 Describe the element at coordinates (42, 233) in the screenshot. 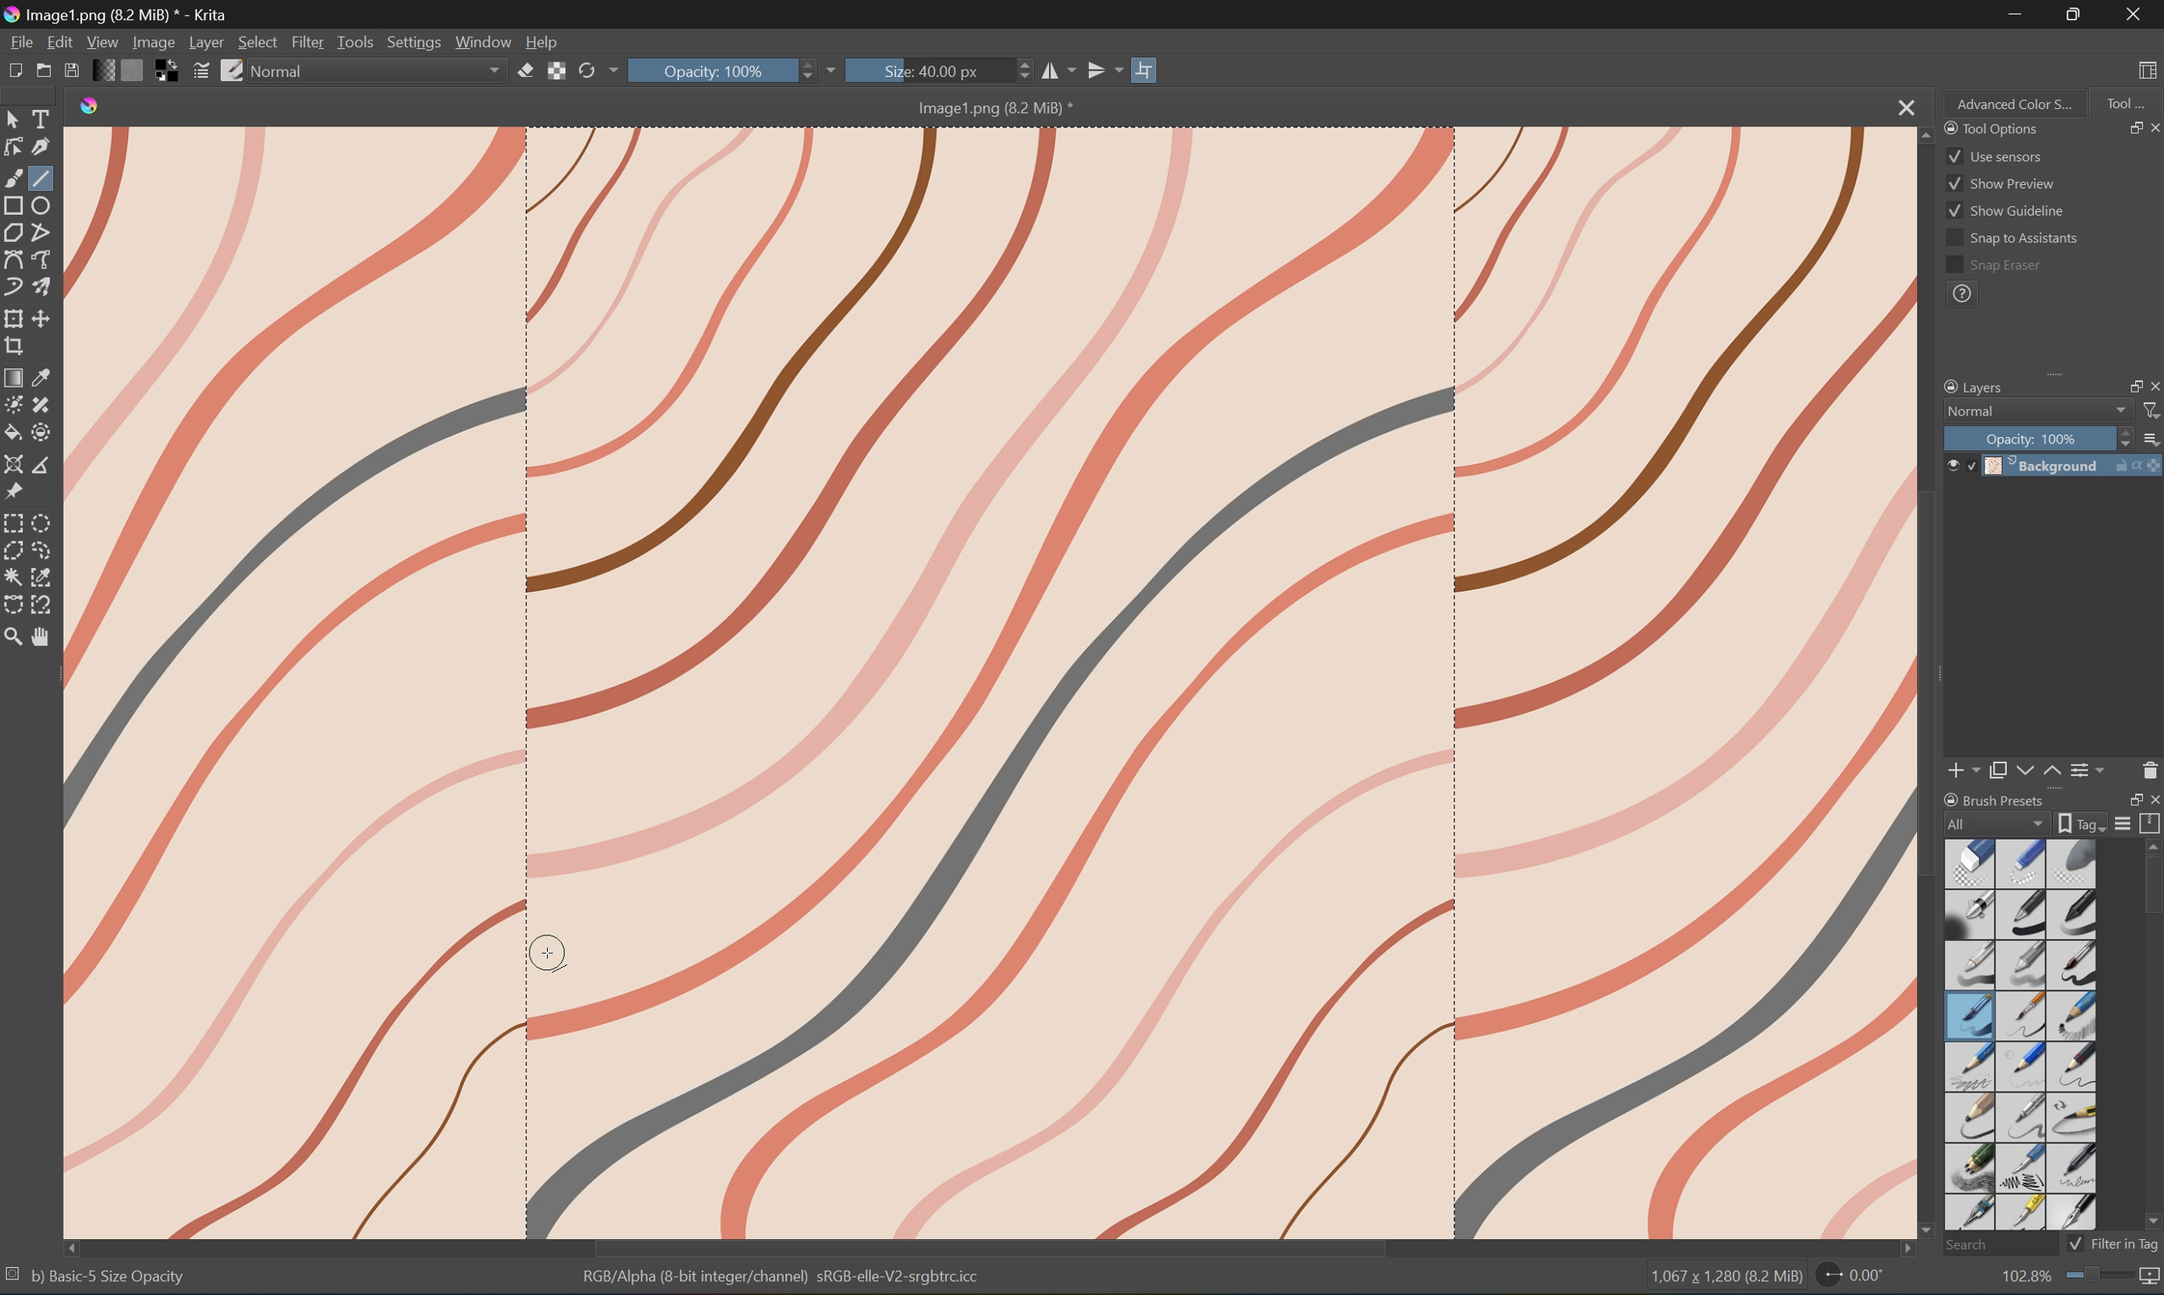

I see `Polyline tool` at that location.